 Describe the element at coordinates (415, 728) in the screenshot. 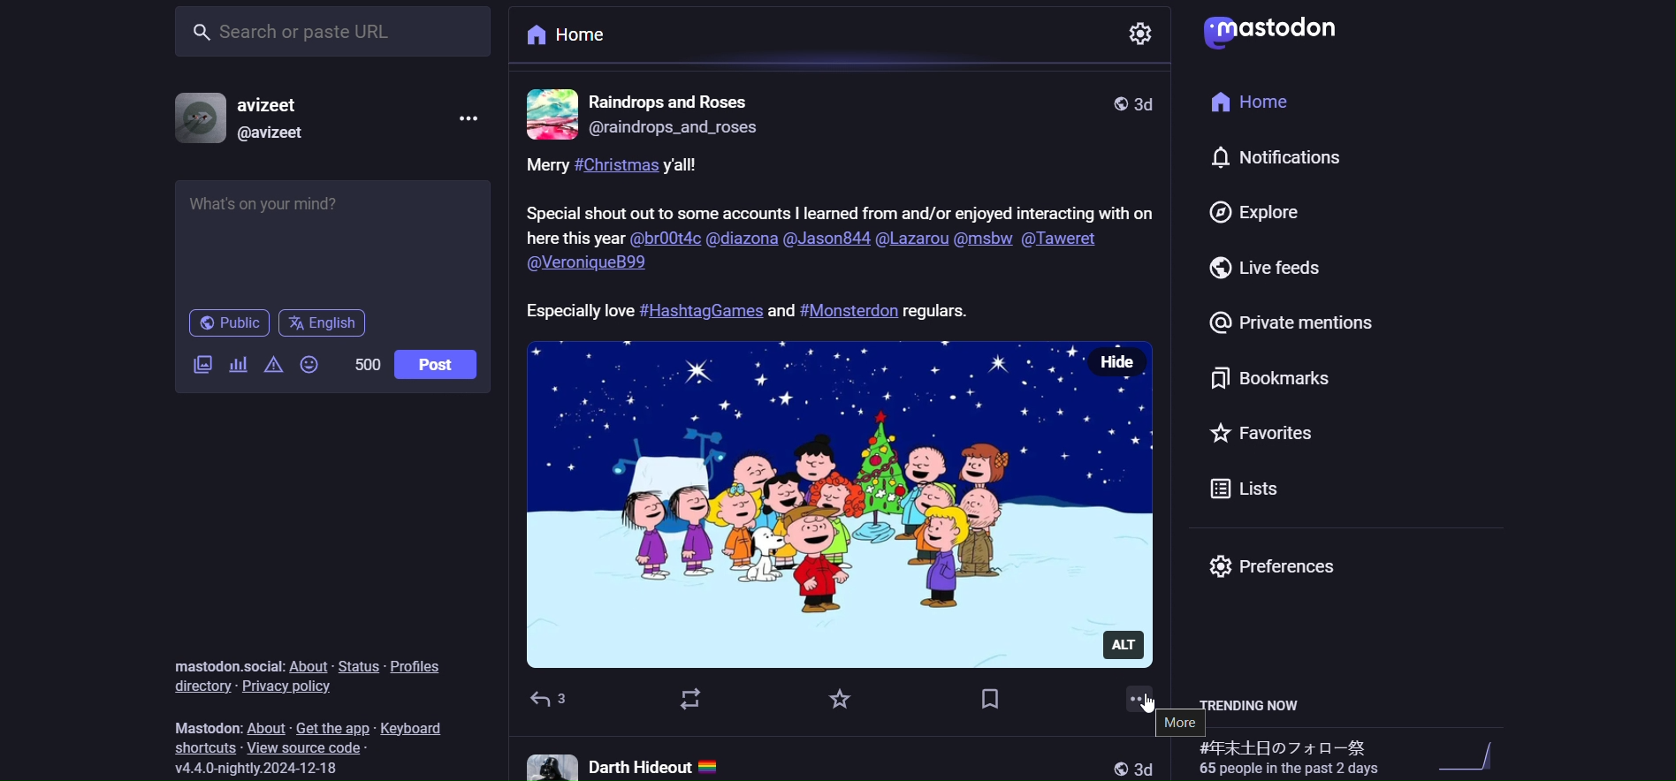

I see `keyboard` at that location.